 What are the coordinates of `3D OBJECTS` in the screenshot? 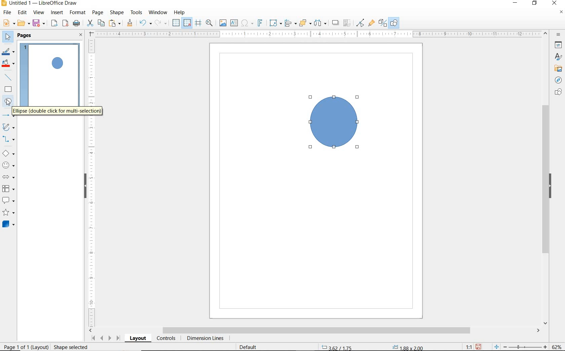 It's located at (8, 225).